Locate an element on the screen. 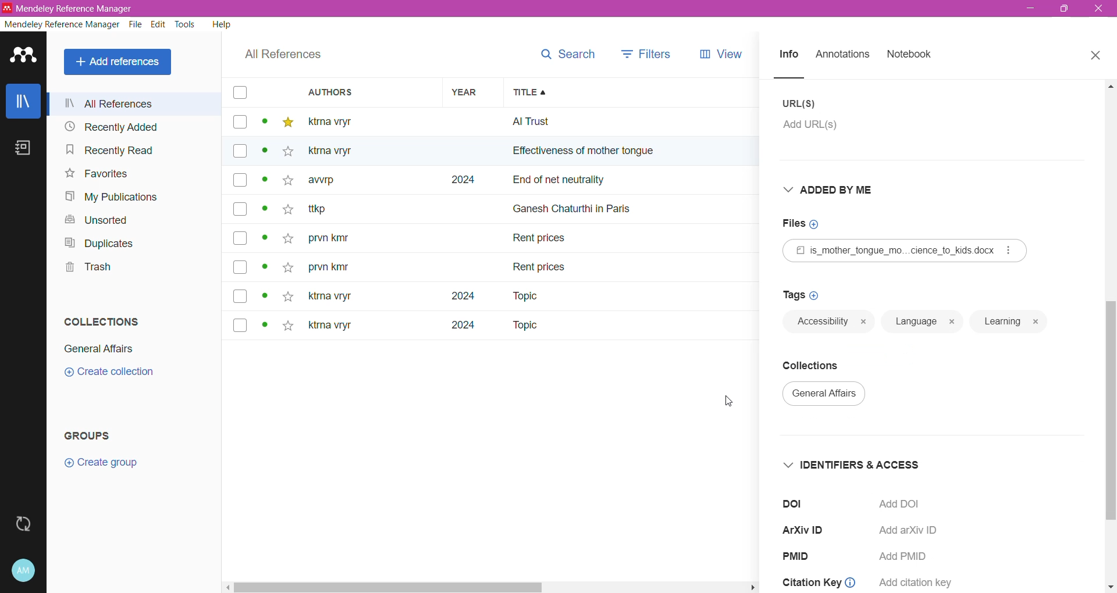  All References is located at coordinates (120, 62).